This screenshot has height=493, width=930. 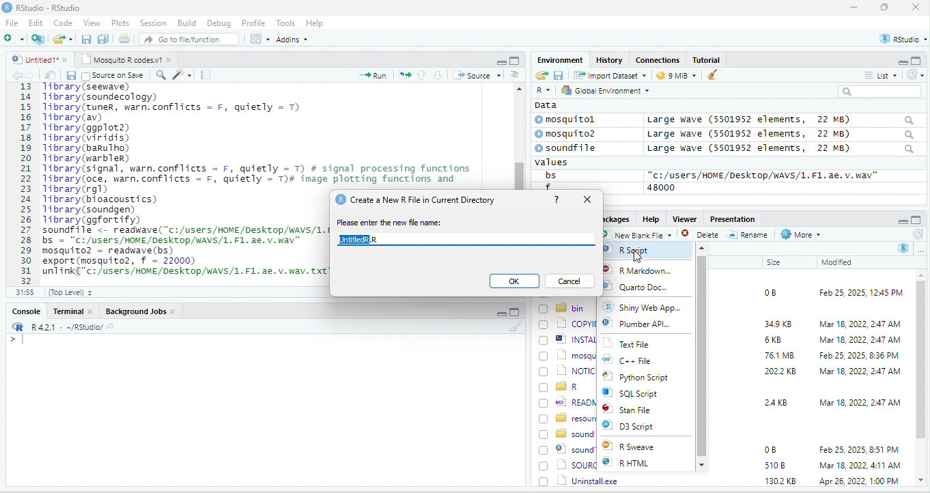 What do you see at coordinates (636, 464) in the screenshot?
I see `RHTML` at bounding box center [636, 464].